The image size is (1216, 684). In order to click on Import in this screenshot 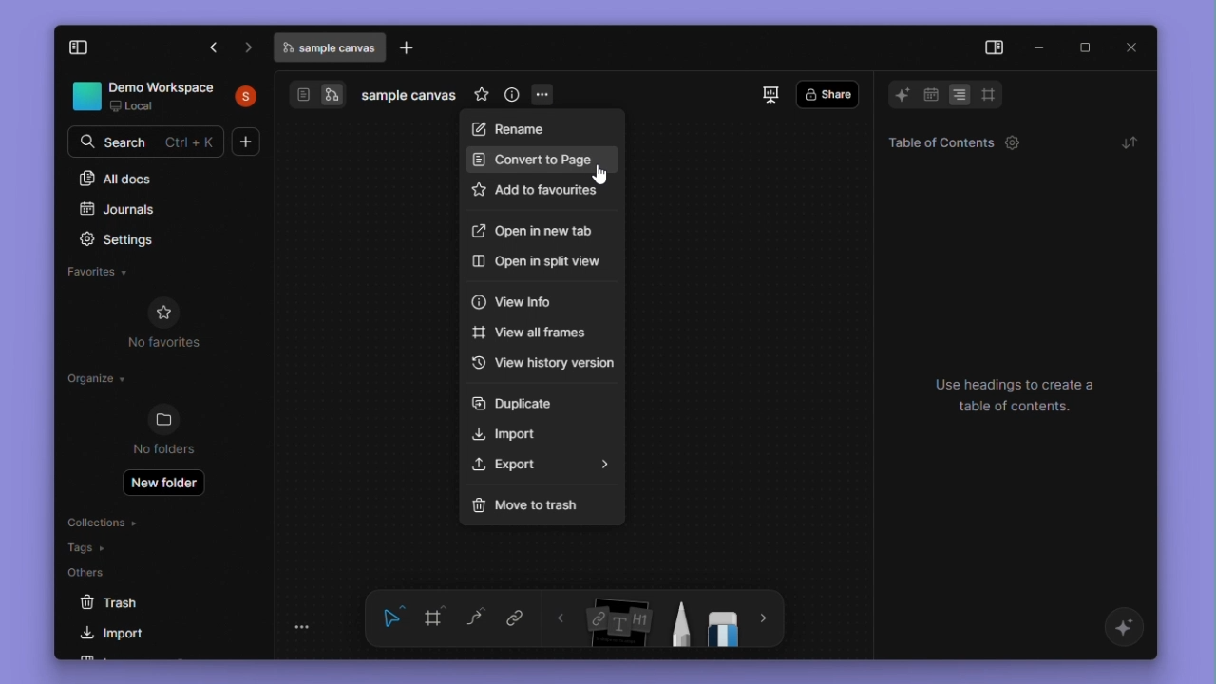, I will do `click(511, 432)`.